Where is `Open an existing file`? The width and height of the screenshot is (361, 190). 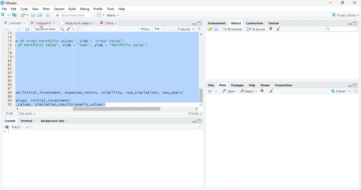 Open an existing file is located at coordinates (24, 15).